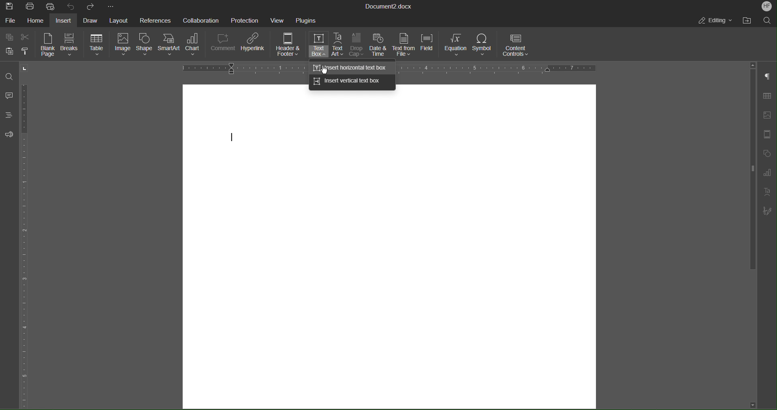  What do you see at coordinates (403, 45) in the screenshot?
I see `Text from File` at bounding box center [403, 45].